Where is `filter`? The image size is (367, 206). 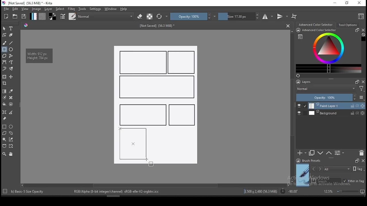 filter is located at coordinates (71, 9).